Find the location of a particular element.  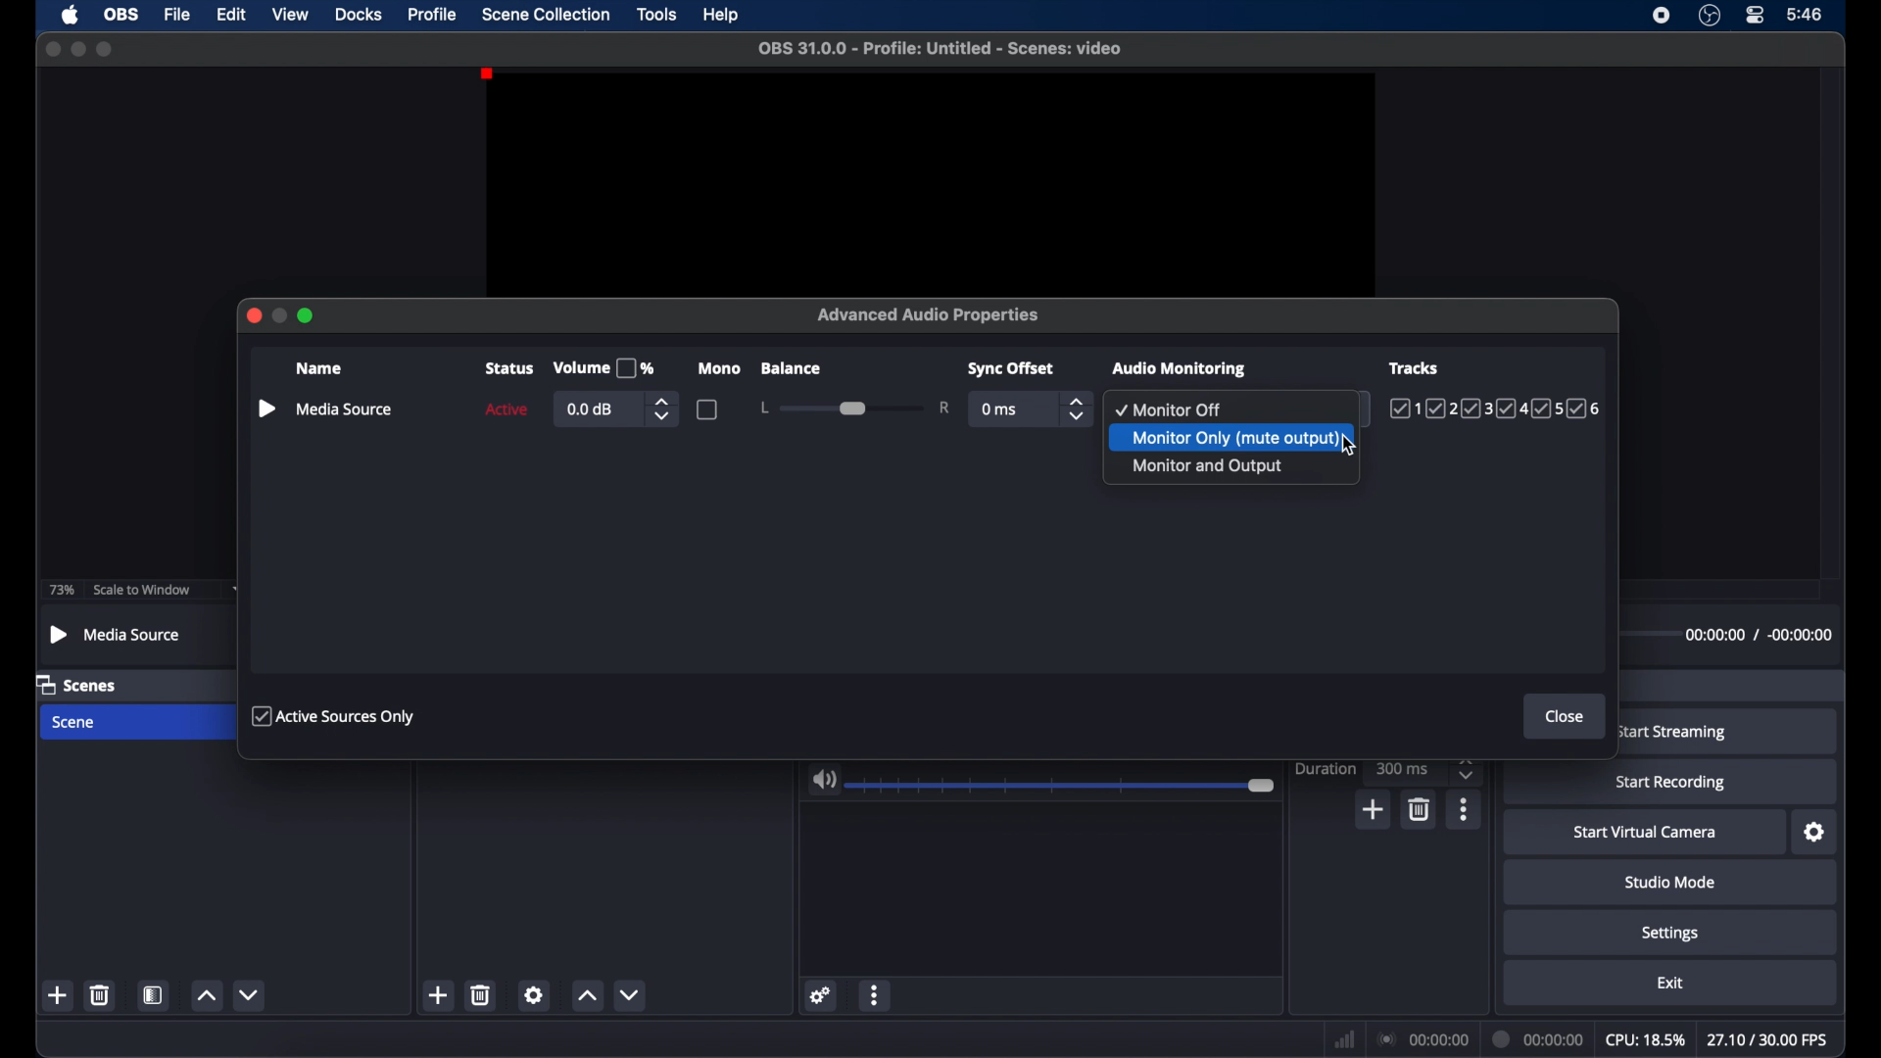

delete is located at coordinates (98, 994).